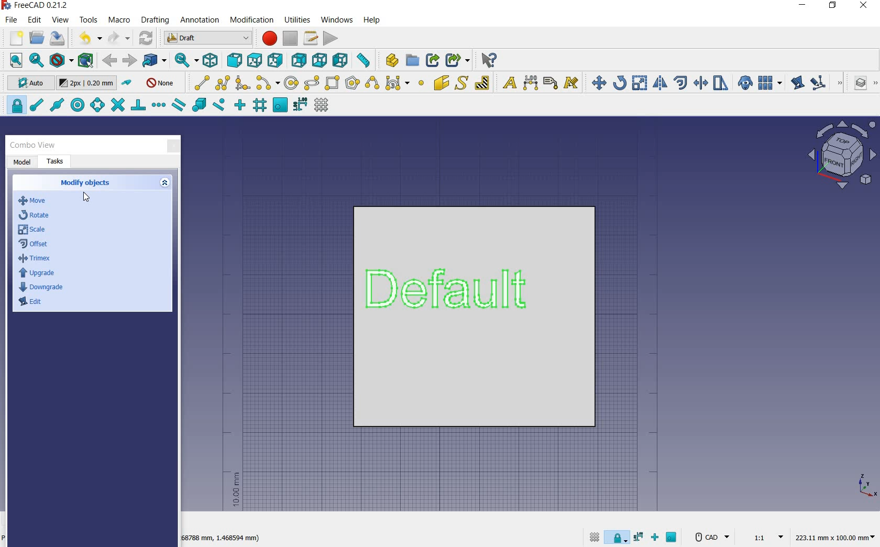  Describe the element at coordinates (201, 21) in the screenshot. I see `annotation` at that location.